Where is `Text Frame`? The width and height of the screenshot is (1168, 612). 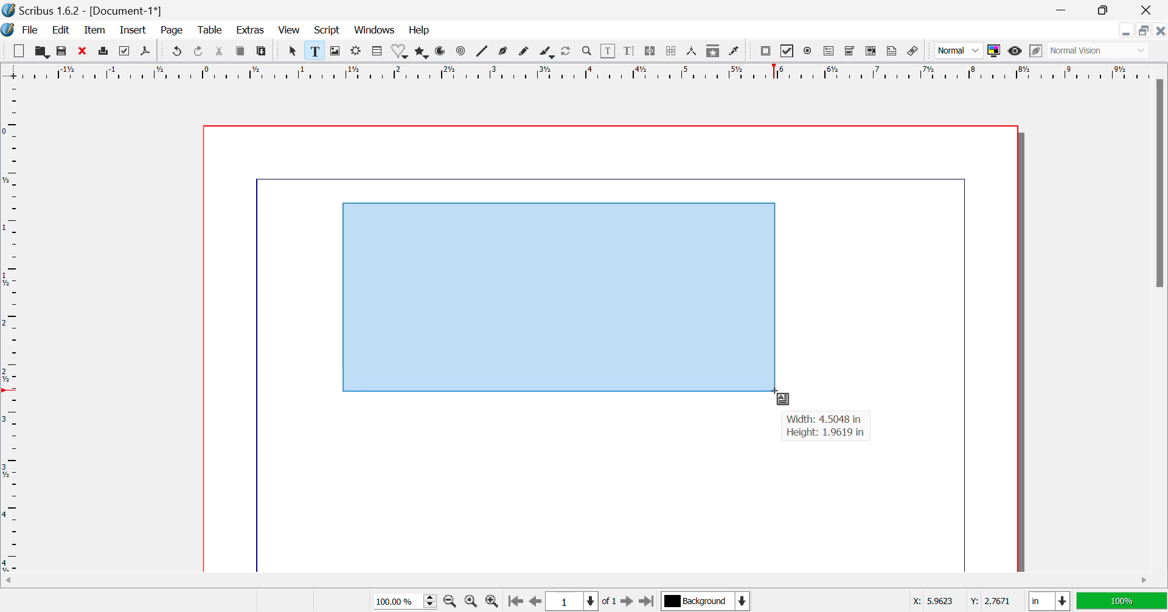 Text Frame is located at coordinates (315, 52).